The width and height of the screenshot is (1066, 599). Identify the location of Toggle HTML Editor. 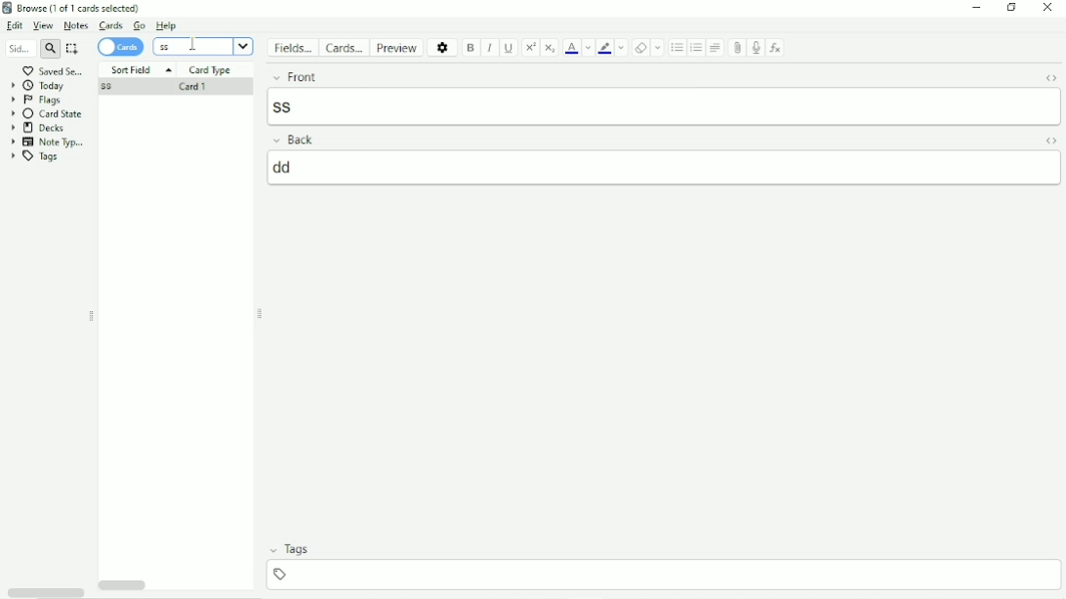
(1050, 141).